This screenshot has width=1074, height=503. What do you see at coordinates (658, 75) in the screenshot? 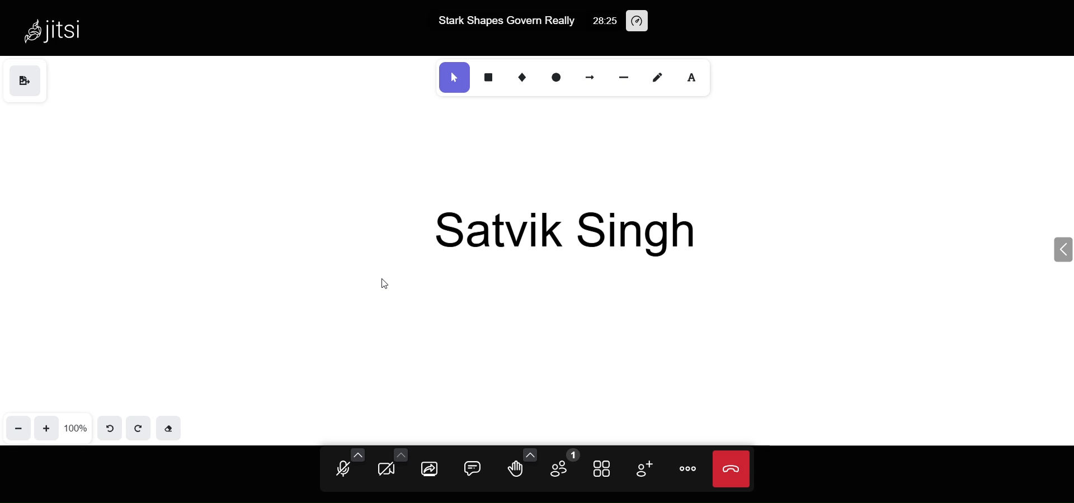
I see `draw` at bounding box center [658, 75].